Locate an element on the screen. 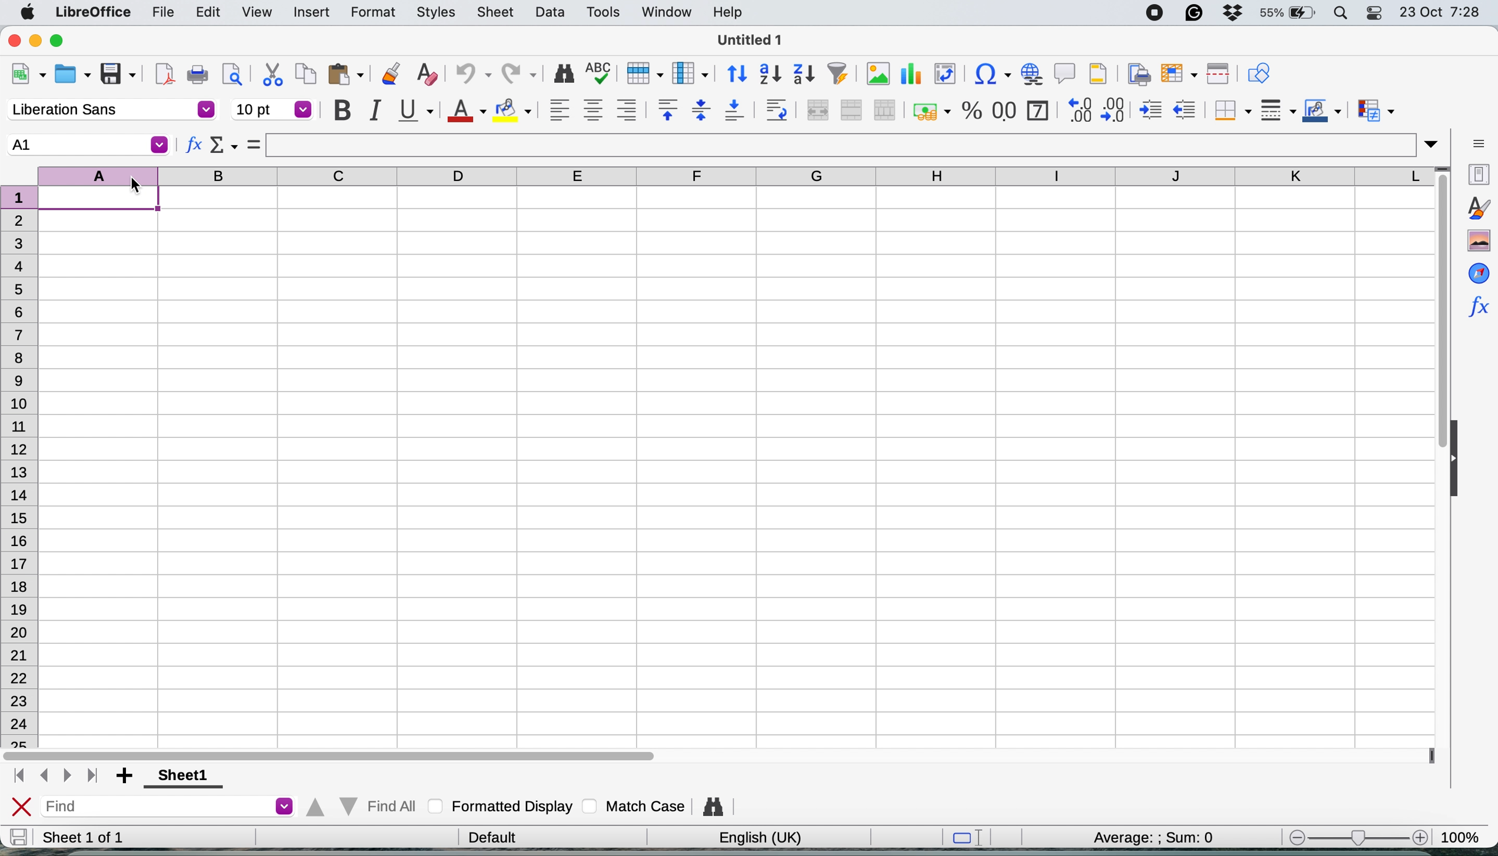 The width and height of the screenshot is (1498, 856). cursor is located at coordinates (141, 186).